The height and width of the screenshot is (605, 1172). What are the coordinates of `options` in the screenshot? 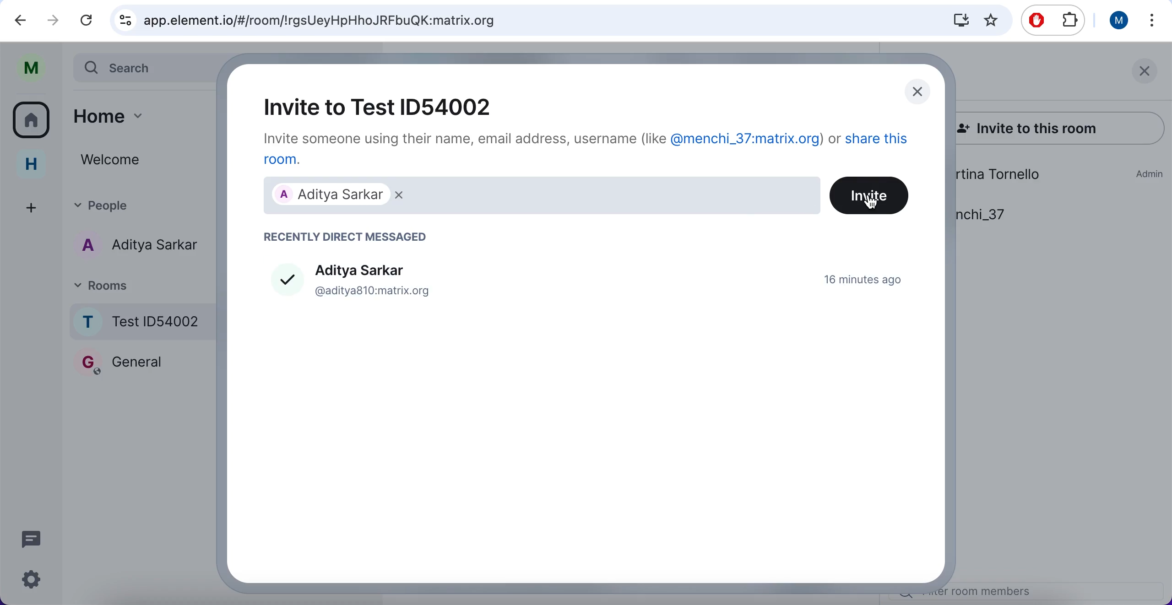 It's located at (1151, 20).